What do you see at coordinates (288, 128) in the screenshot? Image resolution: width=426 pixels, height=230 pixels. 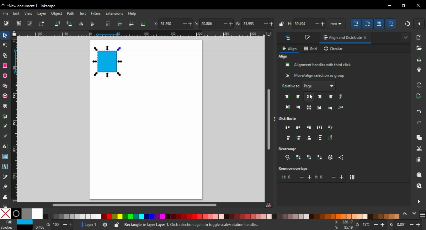 I see `distribute horizontally with even spacing between left edges` at bounding box center [288, 128].